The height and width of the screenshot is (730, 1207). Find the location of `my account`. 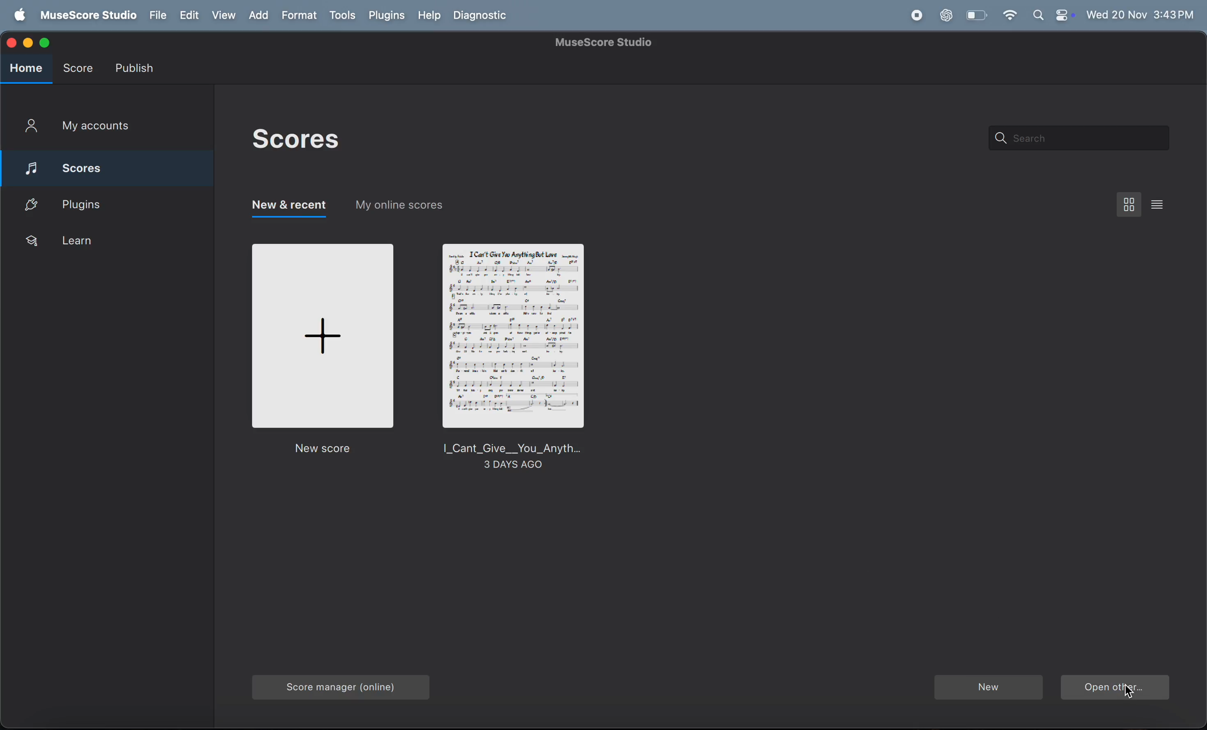

my account is located at coordinates (96, 129).